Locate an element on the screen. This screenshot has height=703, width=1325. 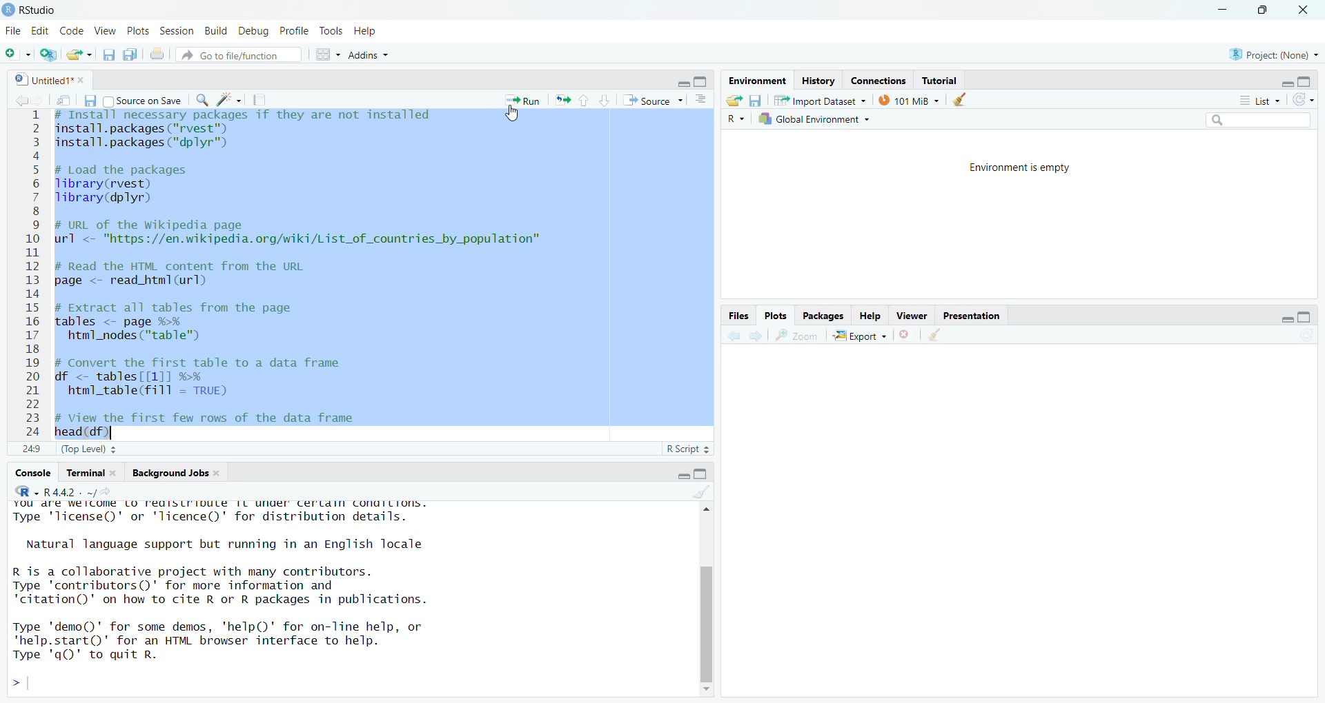
Terminal is located at coordinates (83, 473).